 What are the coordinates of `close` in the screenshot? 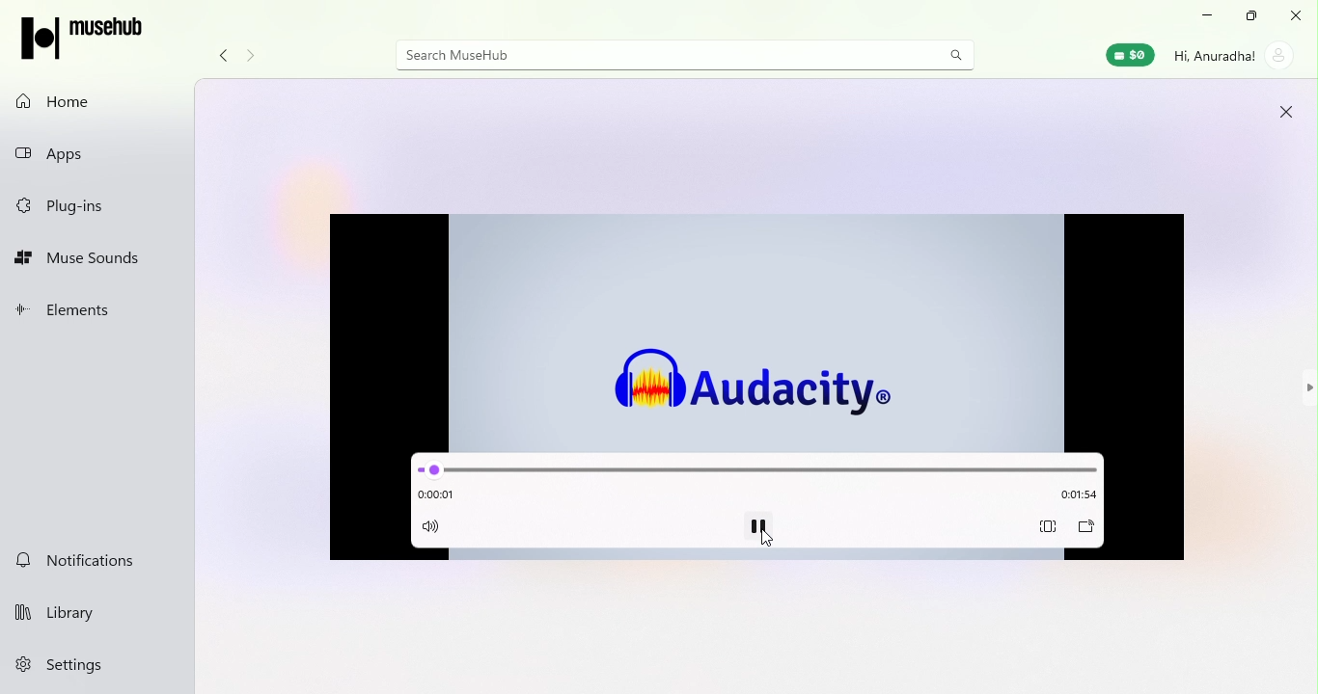 It's located at (1297, 15).